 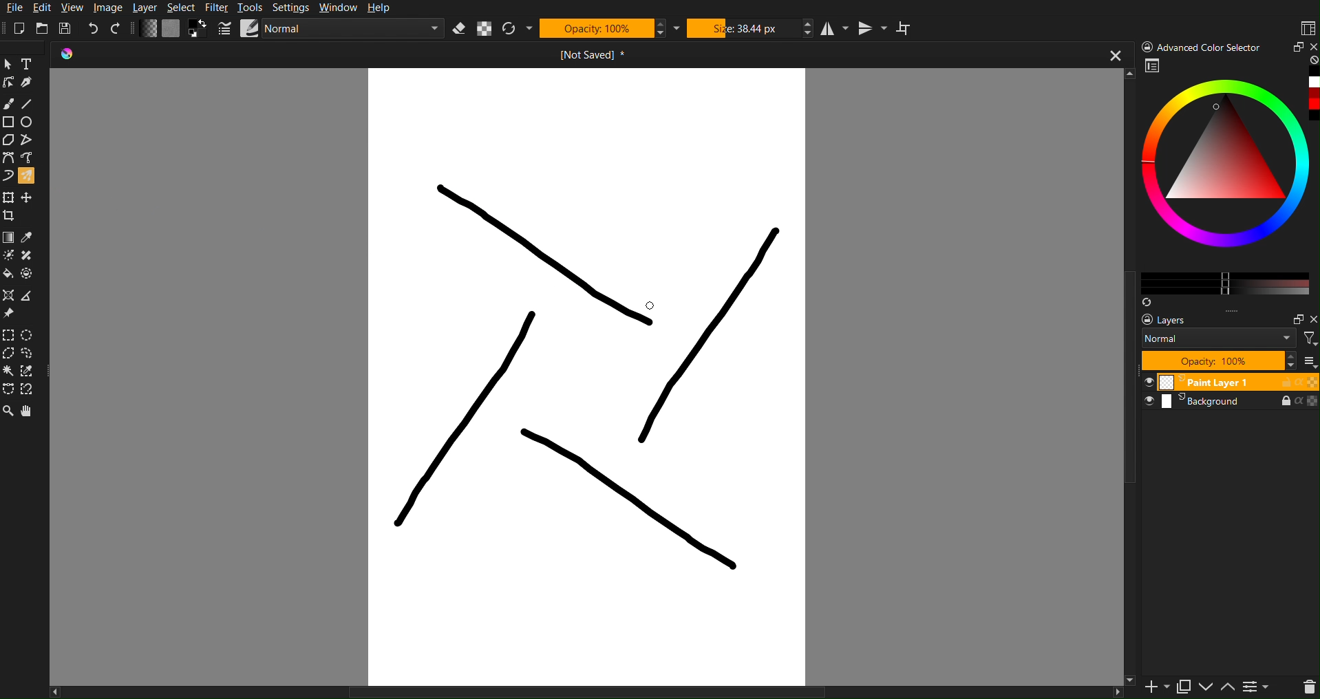 What do you see at coordinates (1307, 27) in the screenshot?
I see `Workspaces` at bounding box center [1307, 27].